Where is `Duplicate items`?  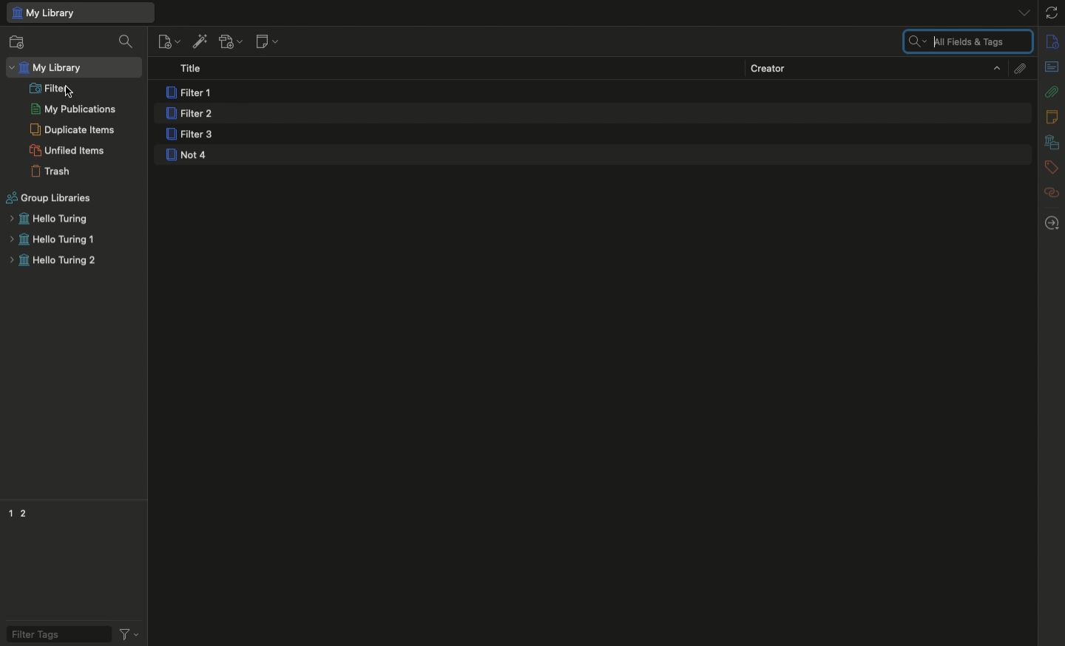 Duplicate items is located at coordinates (72, 129).